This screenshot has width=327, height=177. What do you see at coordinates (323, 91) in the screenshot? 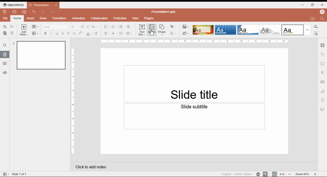
I see `charts  settings` at bounding box center [323, 91].